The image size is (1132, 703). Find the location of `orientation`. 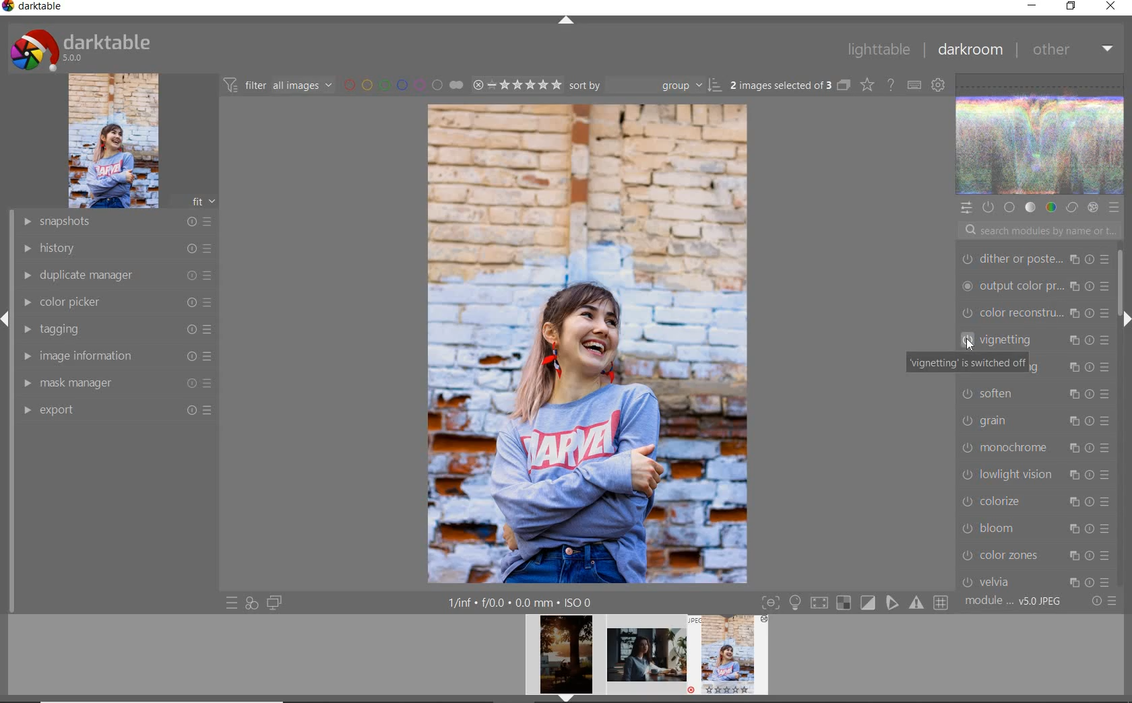

orientation is located at coordinates (1034, 473).